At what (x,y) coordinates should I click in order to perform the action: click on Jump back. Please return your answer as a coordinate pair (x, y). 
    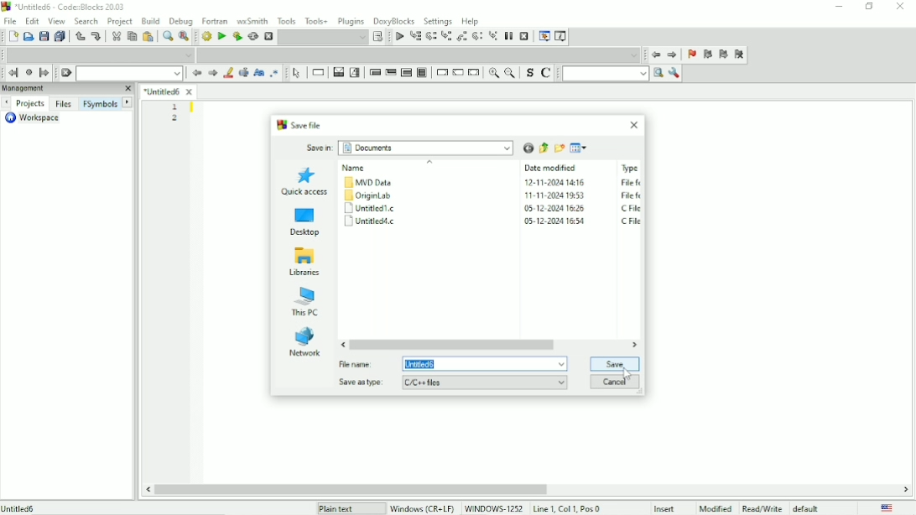
    Looking at the image, I should click on (655, 55).